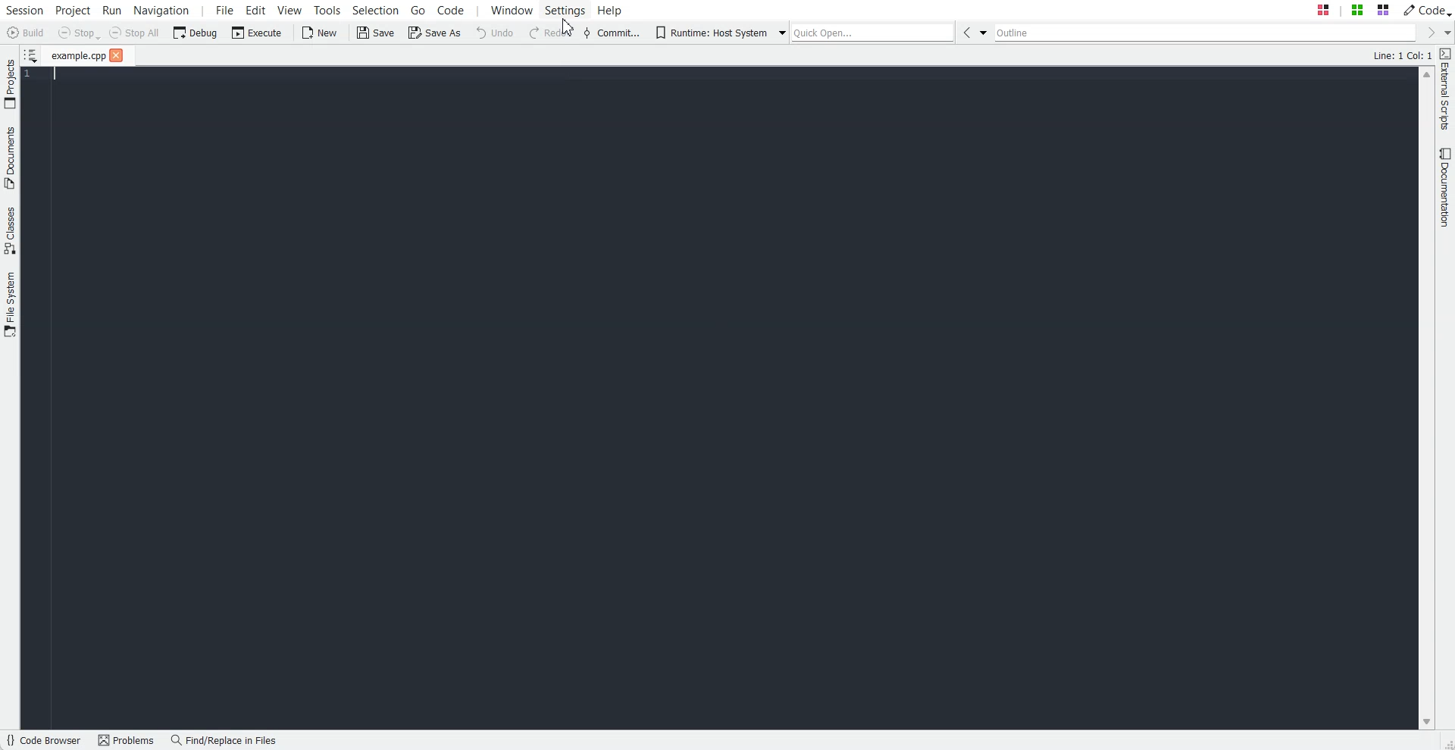 The image size is (1455, 750). I want to click on Drop down box, so click(984, 32).